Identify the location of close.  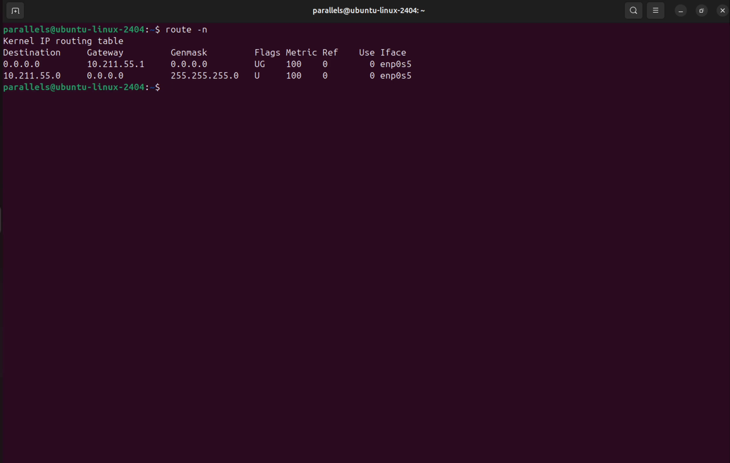
(722, 10).